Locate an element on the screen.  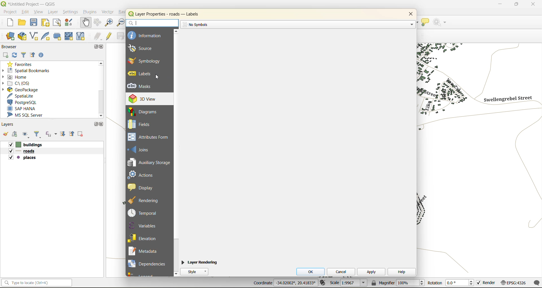
metadata is located at coordinates (145, 252).